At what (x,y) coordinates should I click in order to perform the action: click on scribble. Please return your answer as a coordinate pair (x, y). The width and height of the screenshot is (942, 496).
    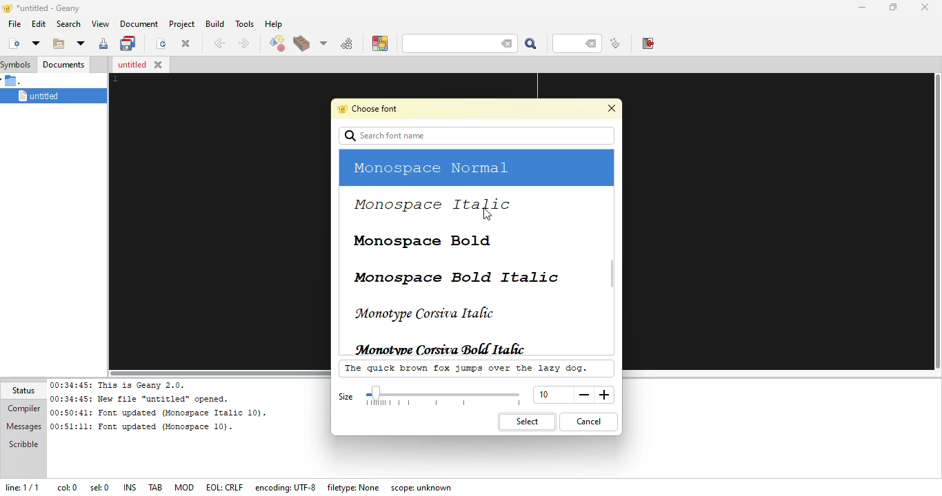
    Looking at the image, I should click on (21, 446).